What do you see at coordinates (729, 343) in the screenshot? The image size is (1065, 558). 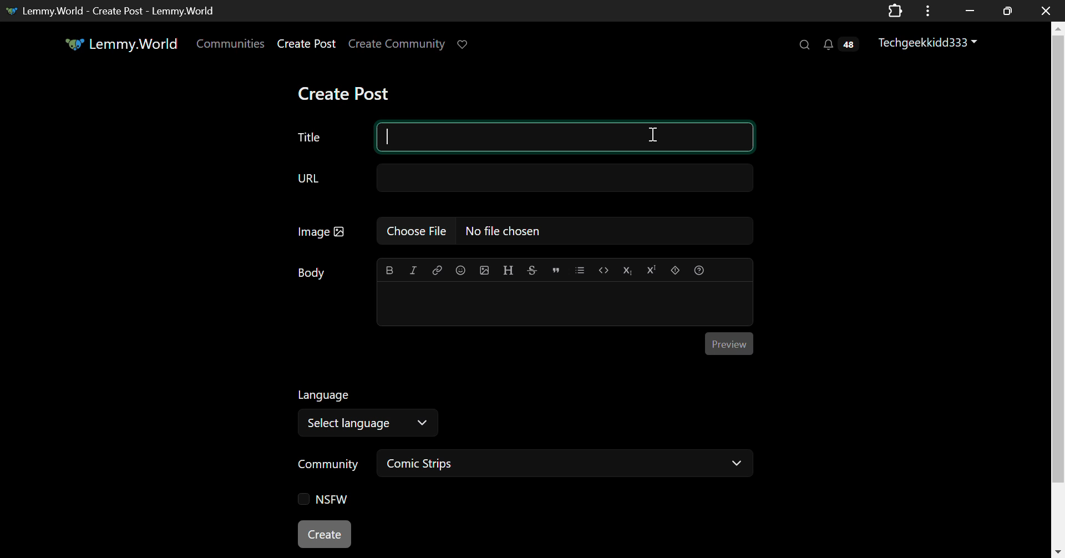 I see `Preview` at bounding box center [729, 343].